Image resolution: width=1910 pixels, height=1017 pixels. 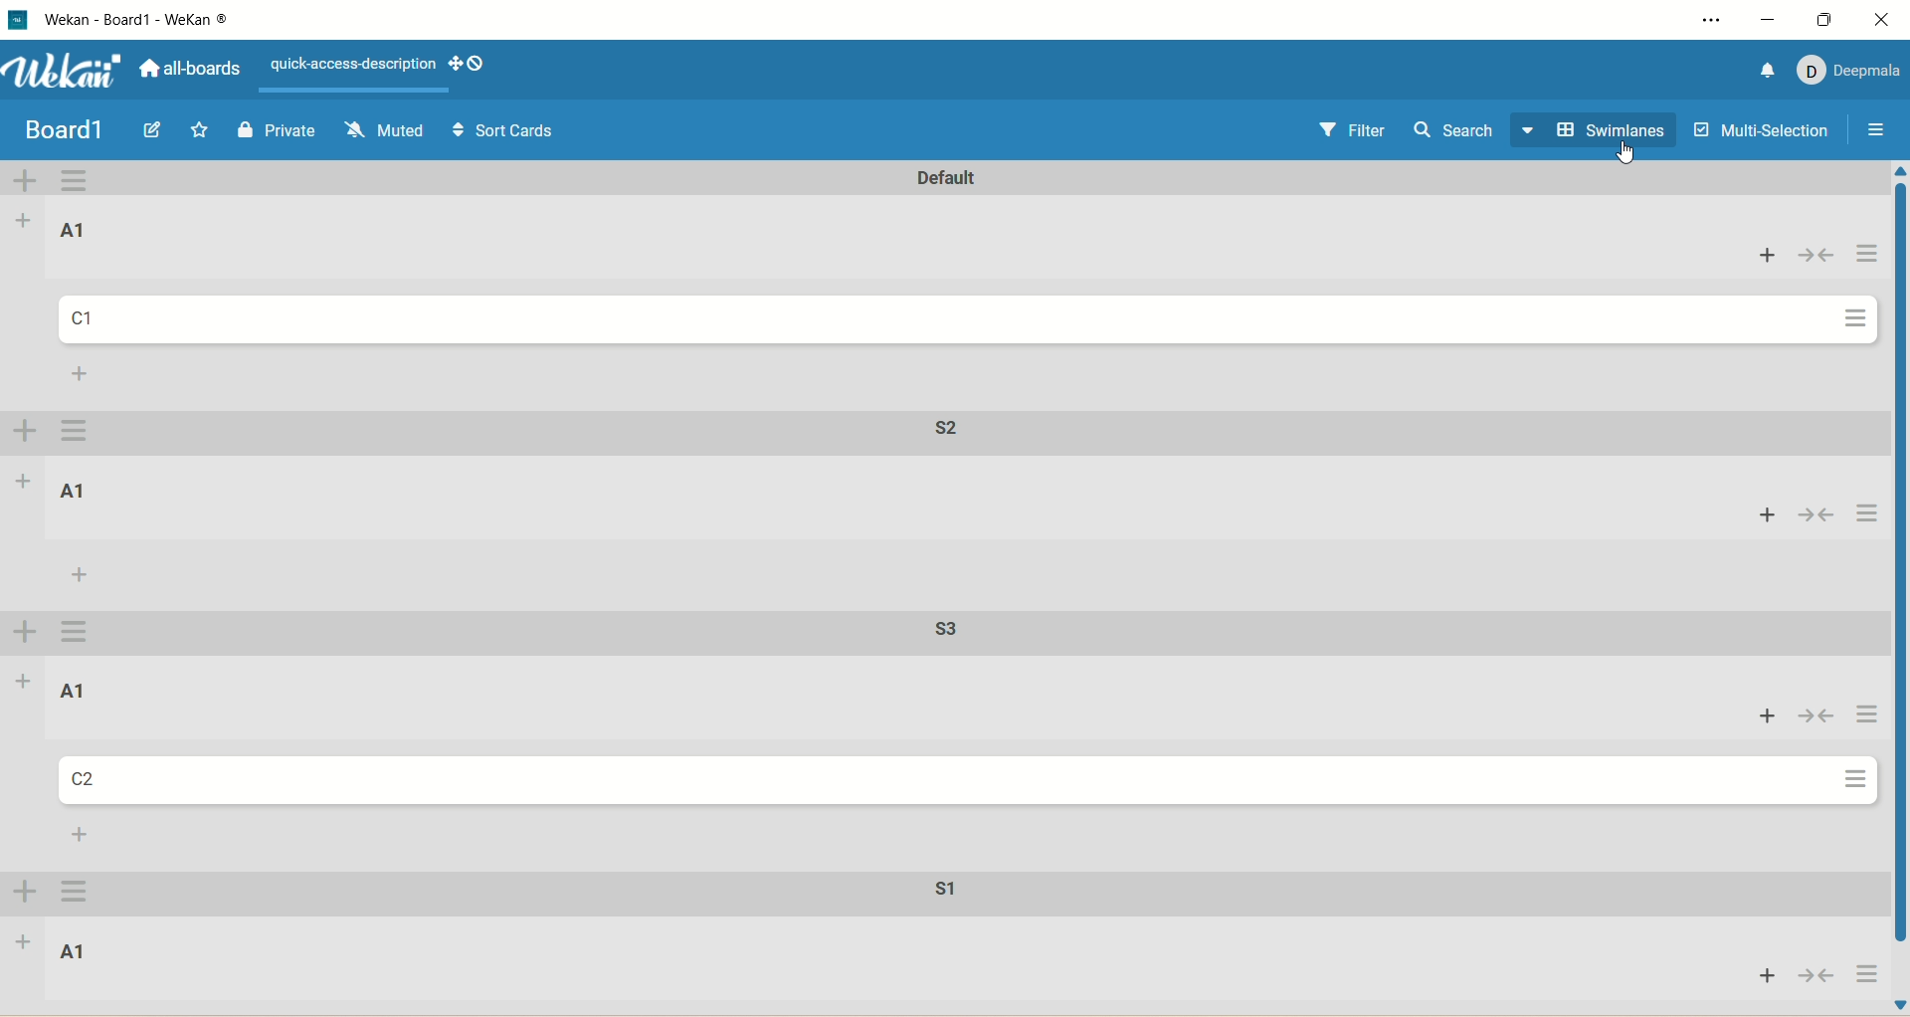 I want to click on actions, so click(x=81, y=895).